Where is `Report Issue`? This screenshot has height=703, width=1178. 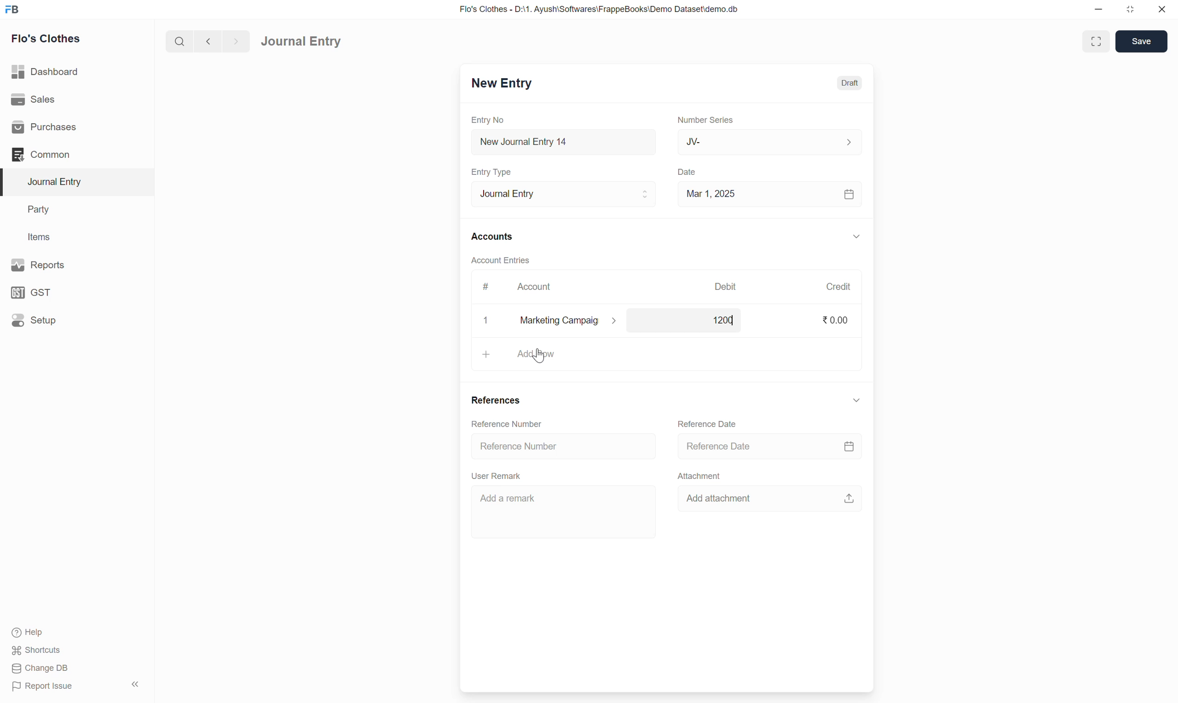
Report Issue is located at coordinates (46, 687).